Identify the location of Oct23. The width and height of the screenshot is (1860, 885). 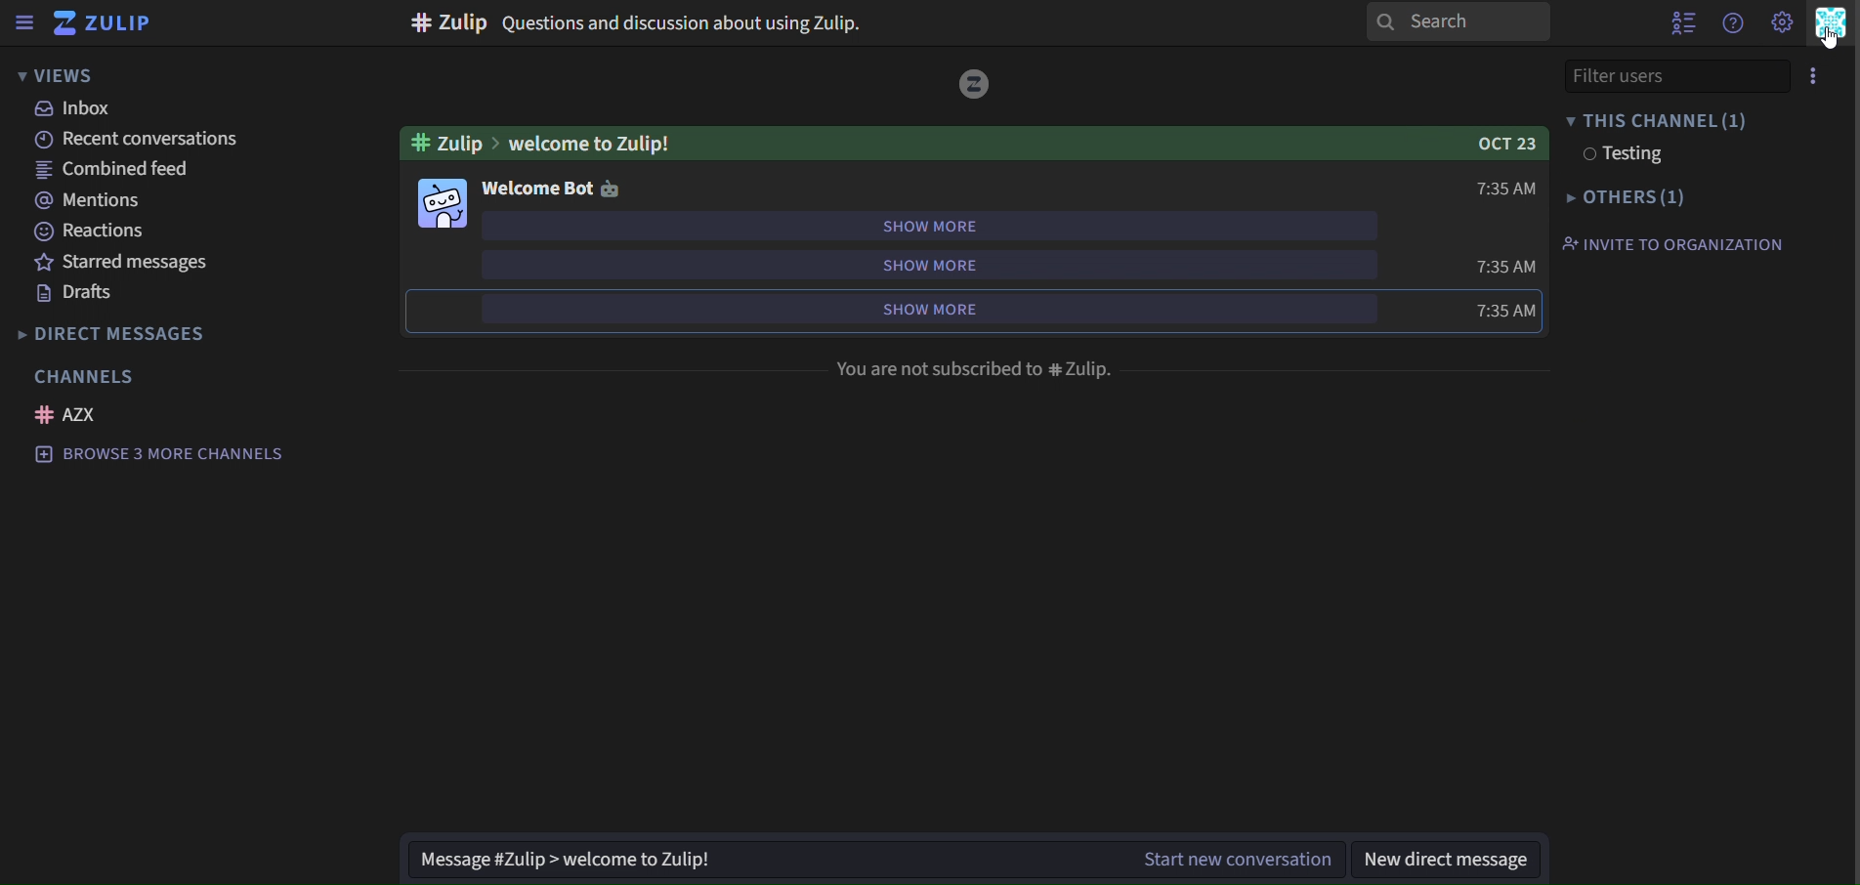
(1492, 145).